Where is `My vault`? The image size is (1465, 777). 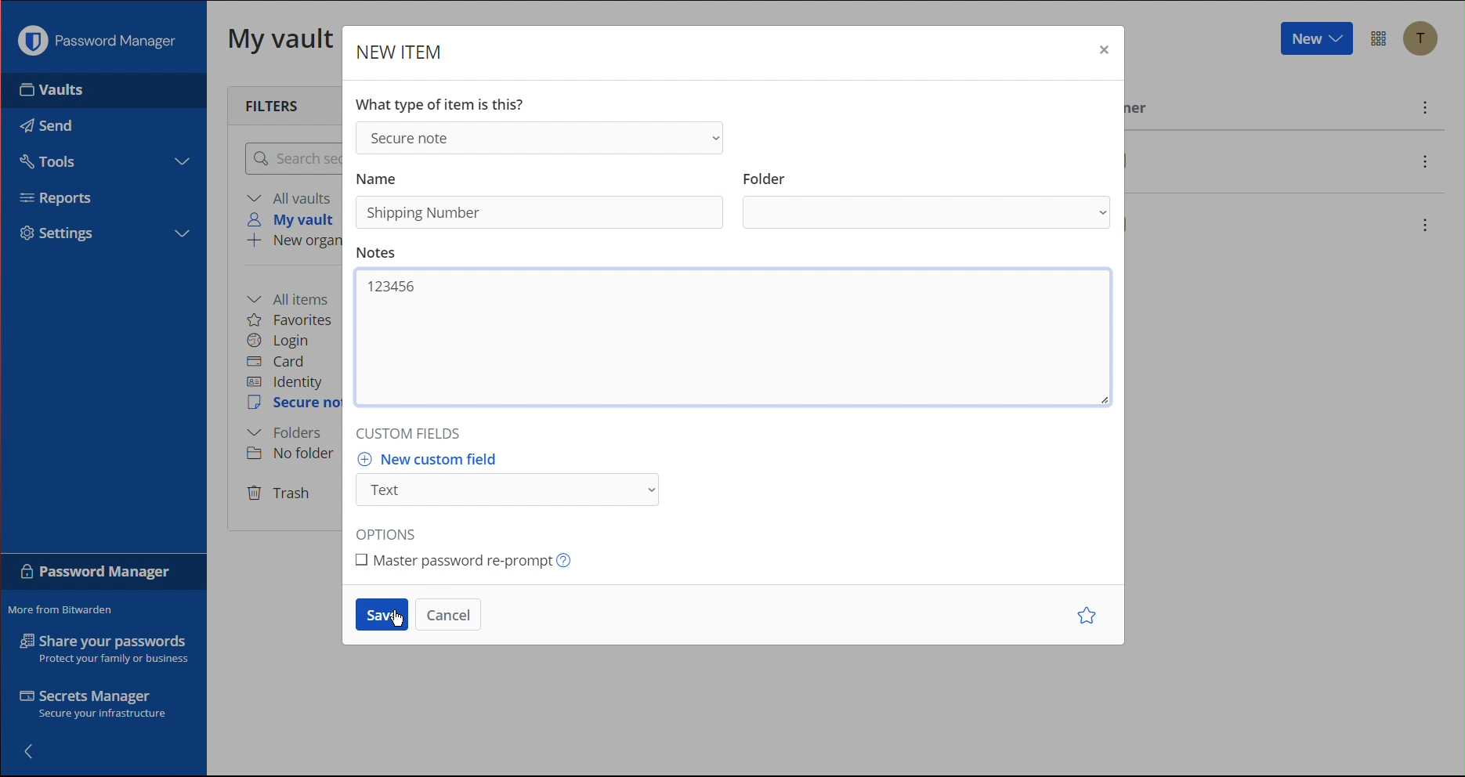
My vault is located at coordinates (282, 43).